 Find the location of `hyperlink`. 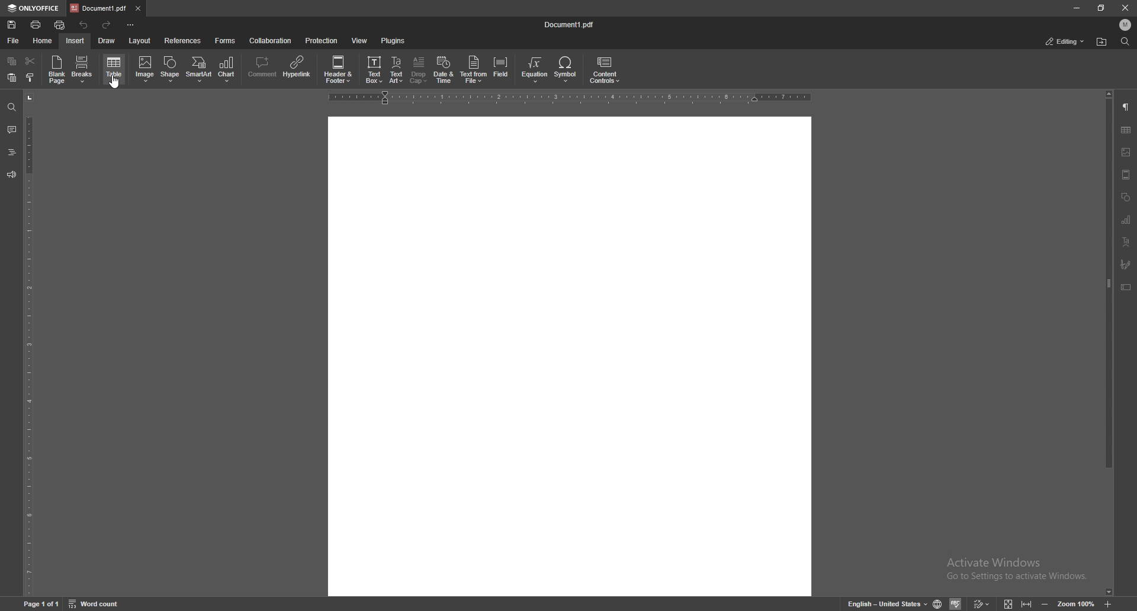

hyperlink is located at coordinates (297, 69).